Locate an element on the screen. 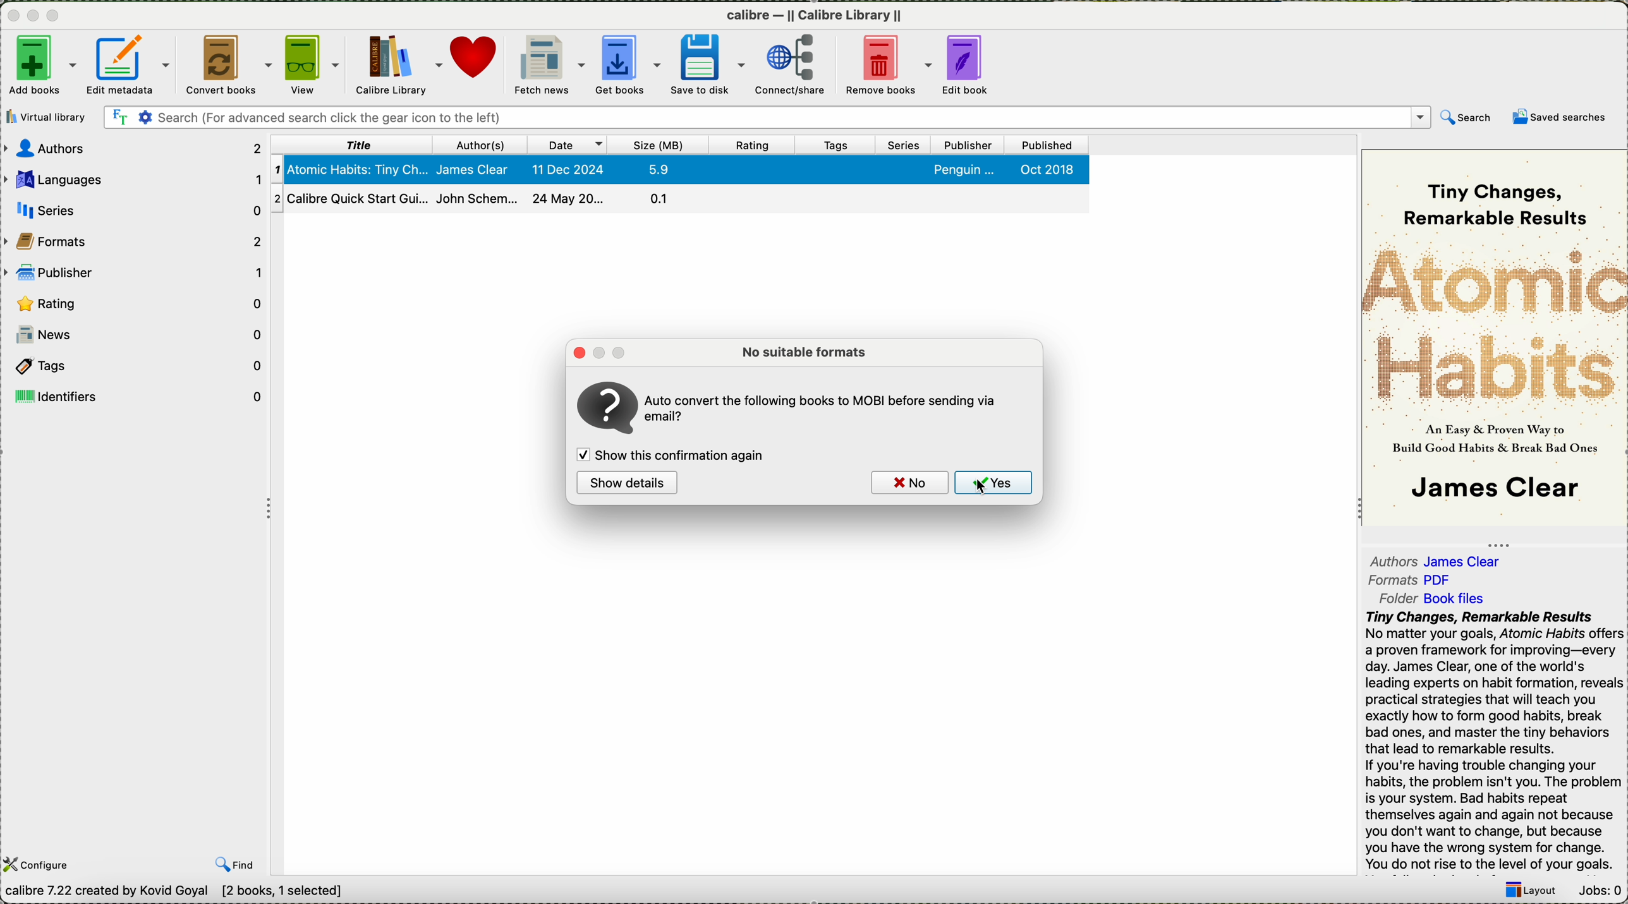  icon is located at coordinates (605, 408).